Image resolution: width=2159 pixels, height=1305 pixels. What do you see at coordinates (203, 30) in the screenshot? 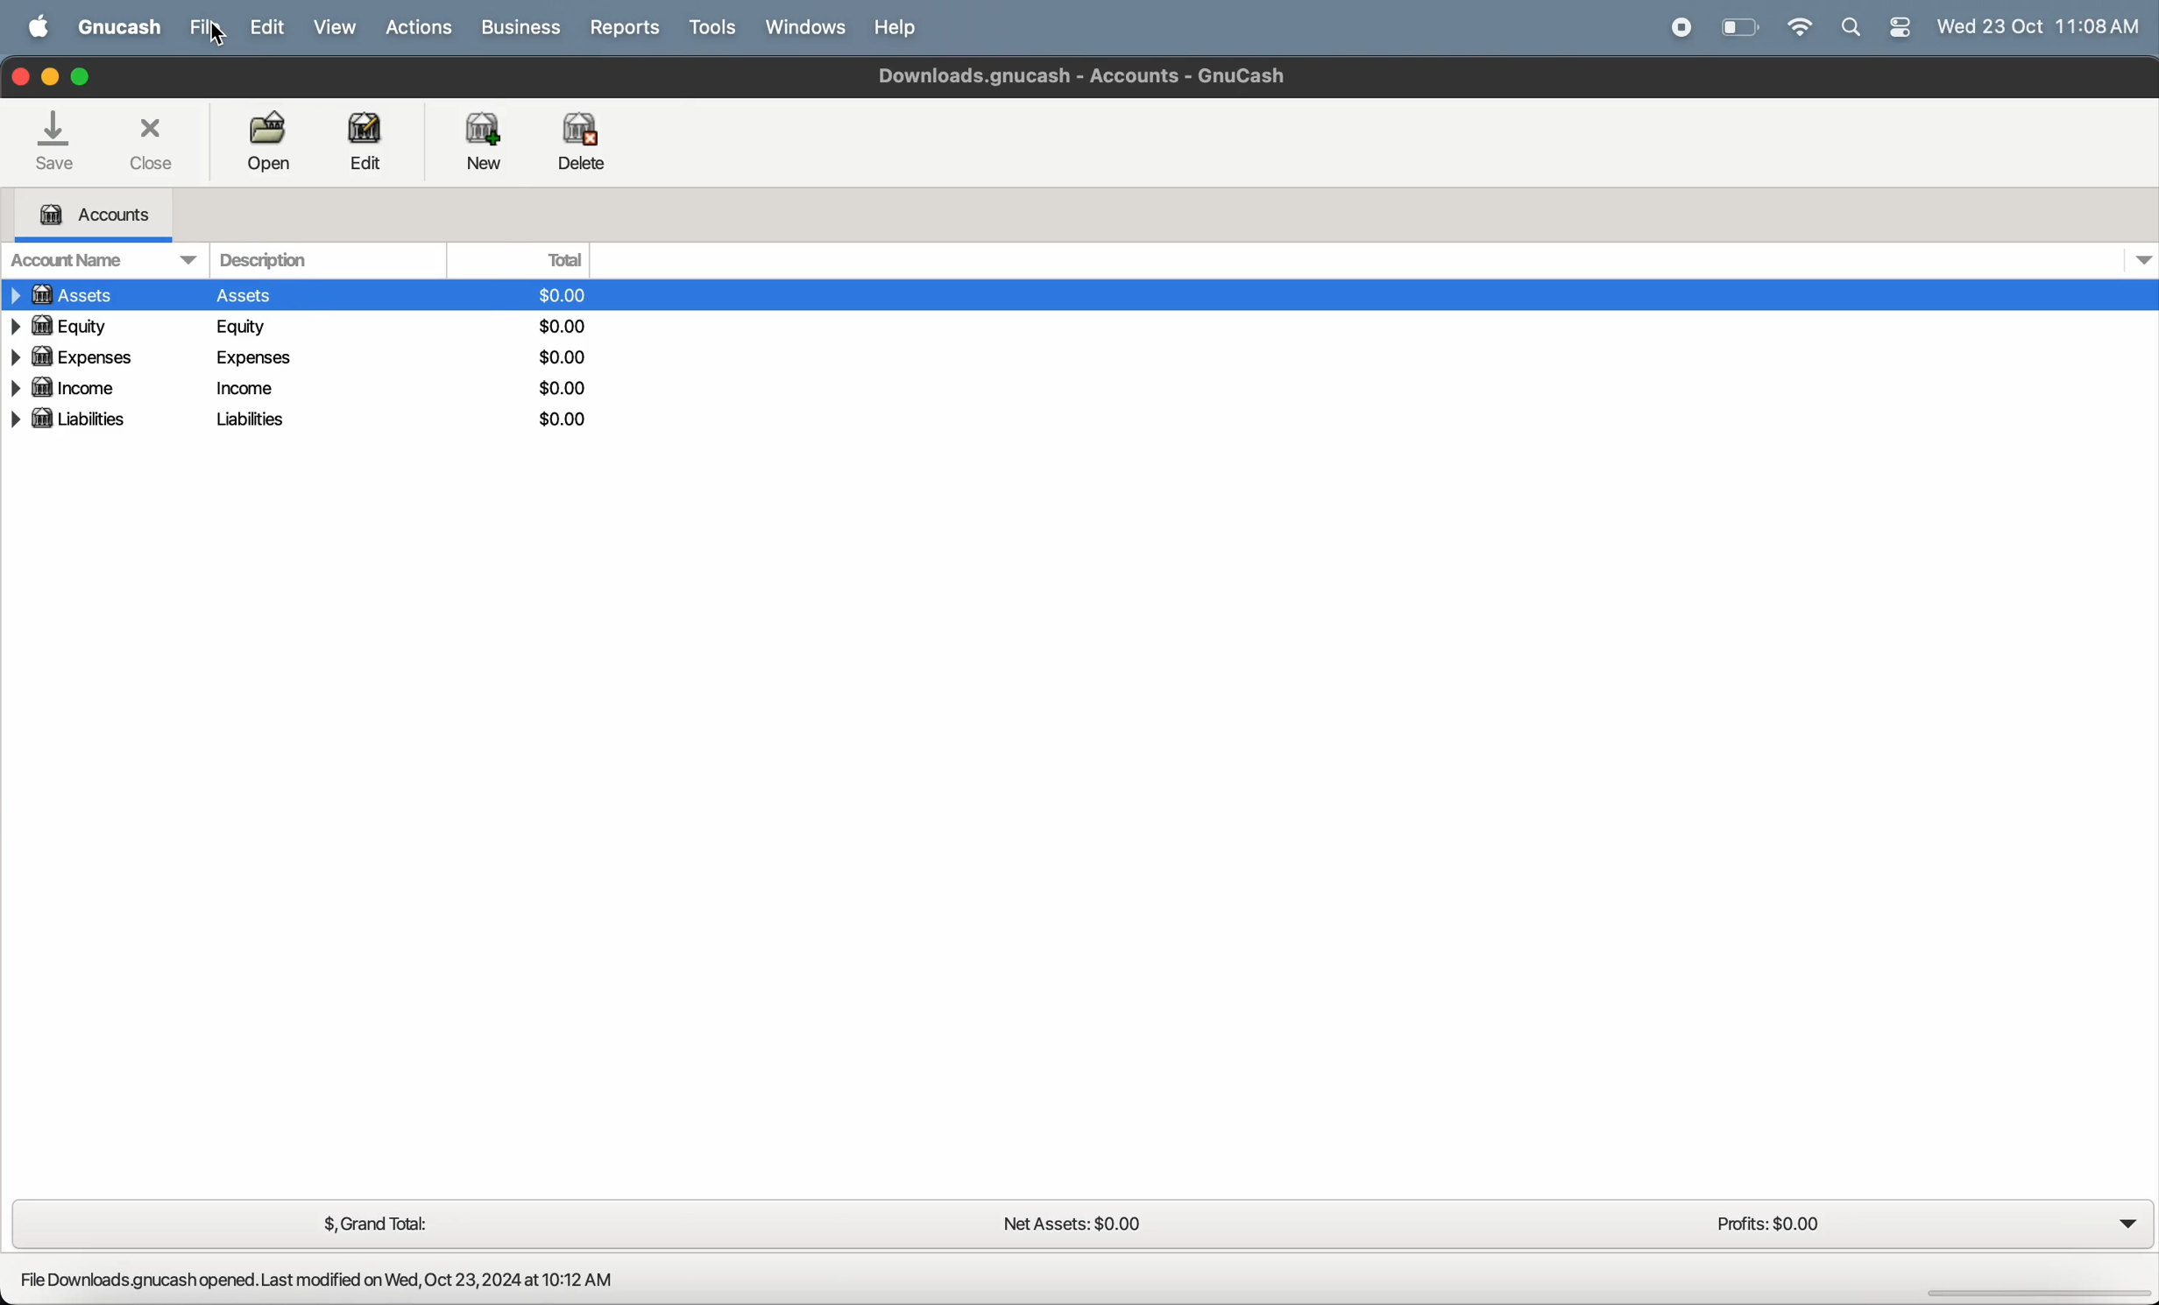
I see `file` at bounding box center [203, 30].